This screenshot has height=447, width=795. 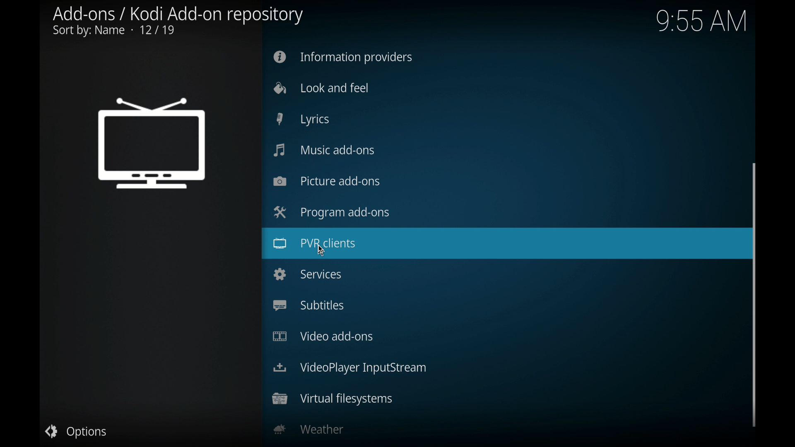 I want to click on weather, so click(x=310, y=429).